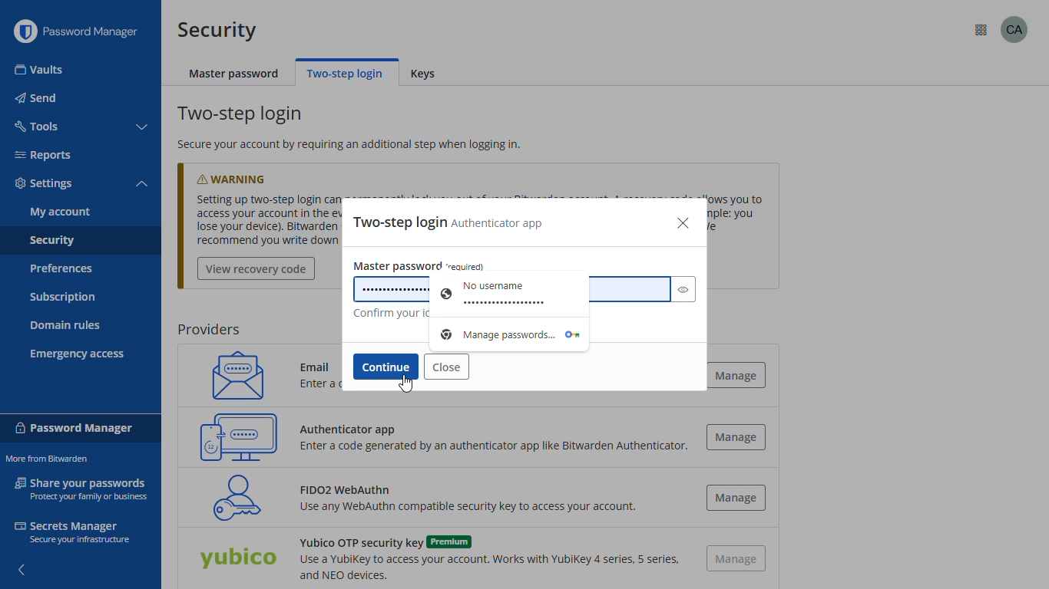 The width and height of the screenshot is (1049, 589). I want to click on keys, so click(428, 74).